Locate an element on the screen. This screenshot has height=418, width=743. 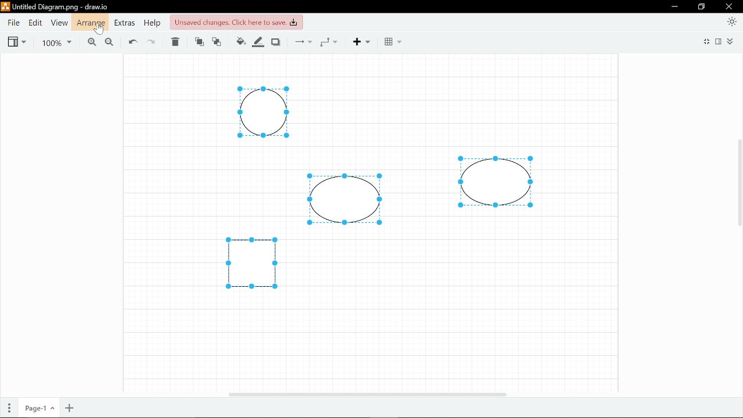
Undo is located at coordinates (132, 41).